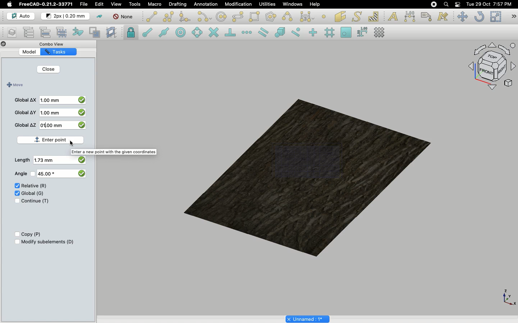 This screenshot has height=323, width=518. I want to click on Collapse, so click(10, 44).